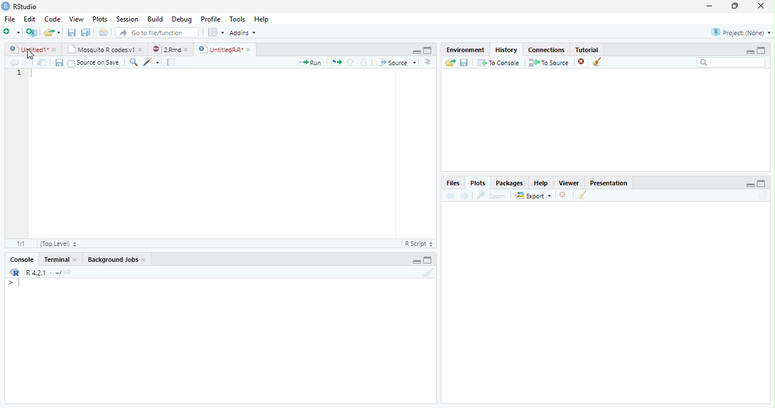 The image size is (775, 408). What do you see at coordinates (749, 53) in the screenshot?
I see `Minimize` at bounding box center [749, 53].